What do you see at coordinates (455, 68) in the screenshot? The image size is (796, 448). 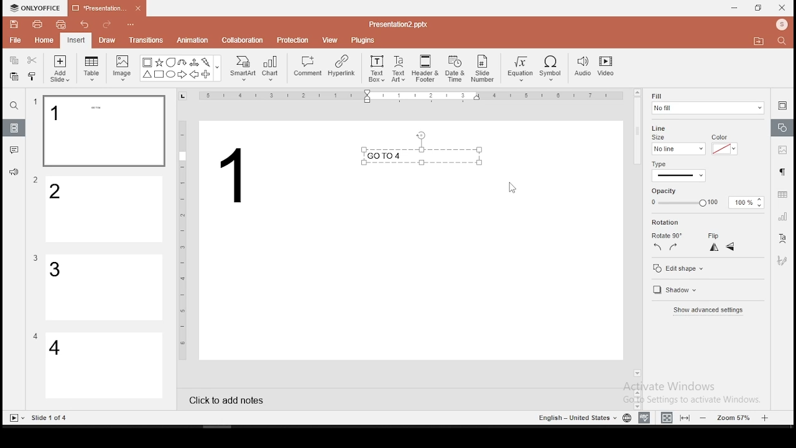 I see `date and time` at bounding box center [455, 68].